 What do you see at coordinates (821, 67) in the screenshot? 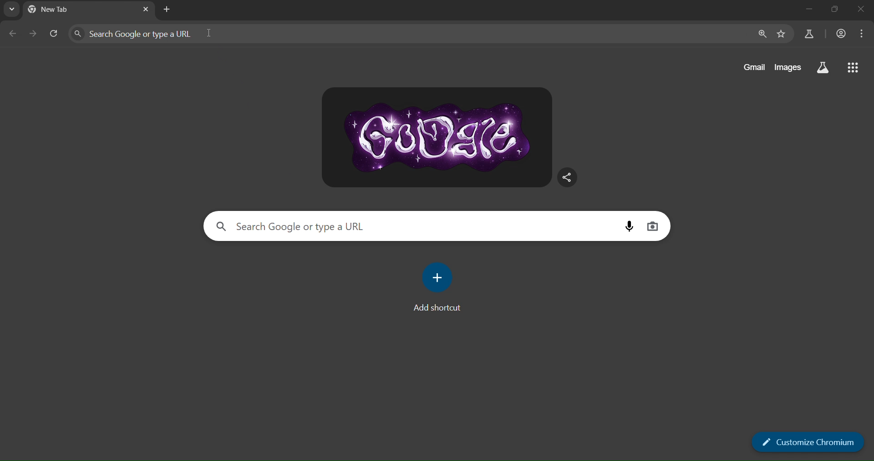
I see `search labs` at bounding box center [821, 67].